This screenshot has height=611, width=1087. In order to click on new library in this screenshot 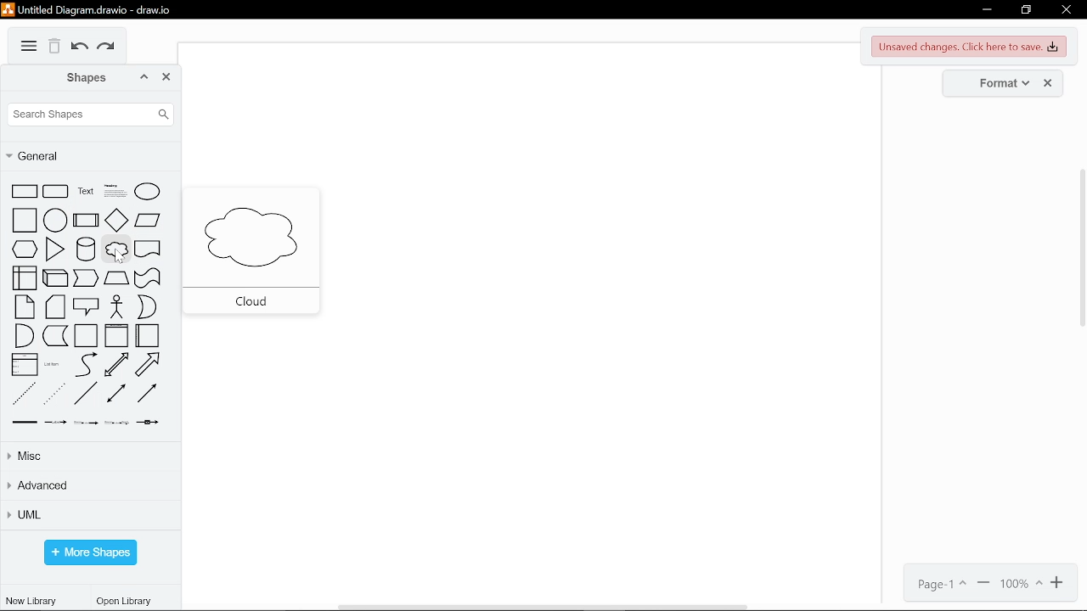, I will do `click(31, 601)`.